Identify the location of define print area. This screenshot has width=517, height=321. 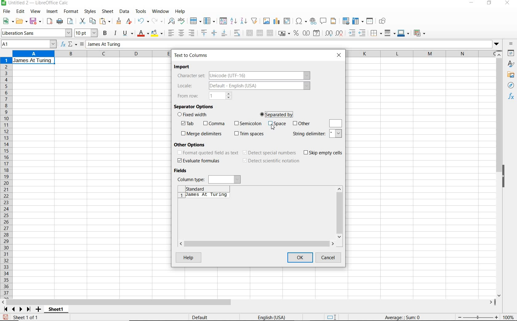
(345, 21).